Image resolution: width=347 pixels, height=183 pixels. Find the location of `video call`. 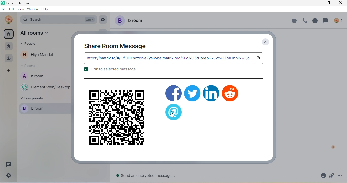

video call is located at coordinates (294, 21).